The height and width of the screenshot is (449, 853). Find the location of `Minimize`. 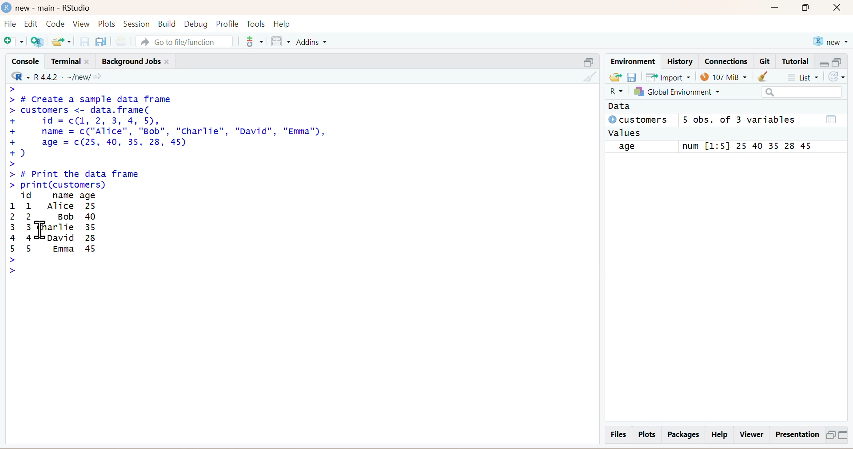

Minimize is located at coordinates (846, 436).